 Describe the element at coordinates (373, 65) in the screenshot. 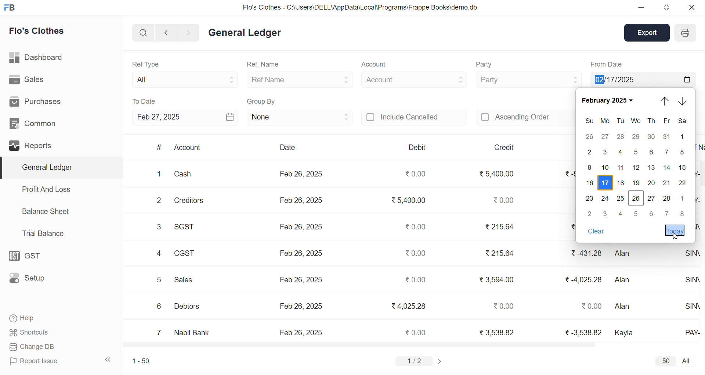

I see `Account` at that location.